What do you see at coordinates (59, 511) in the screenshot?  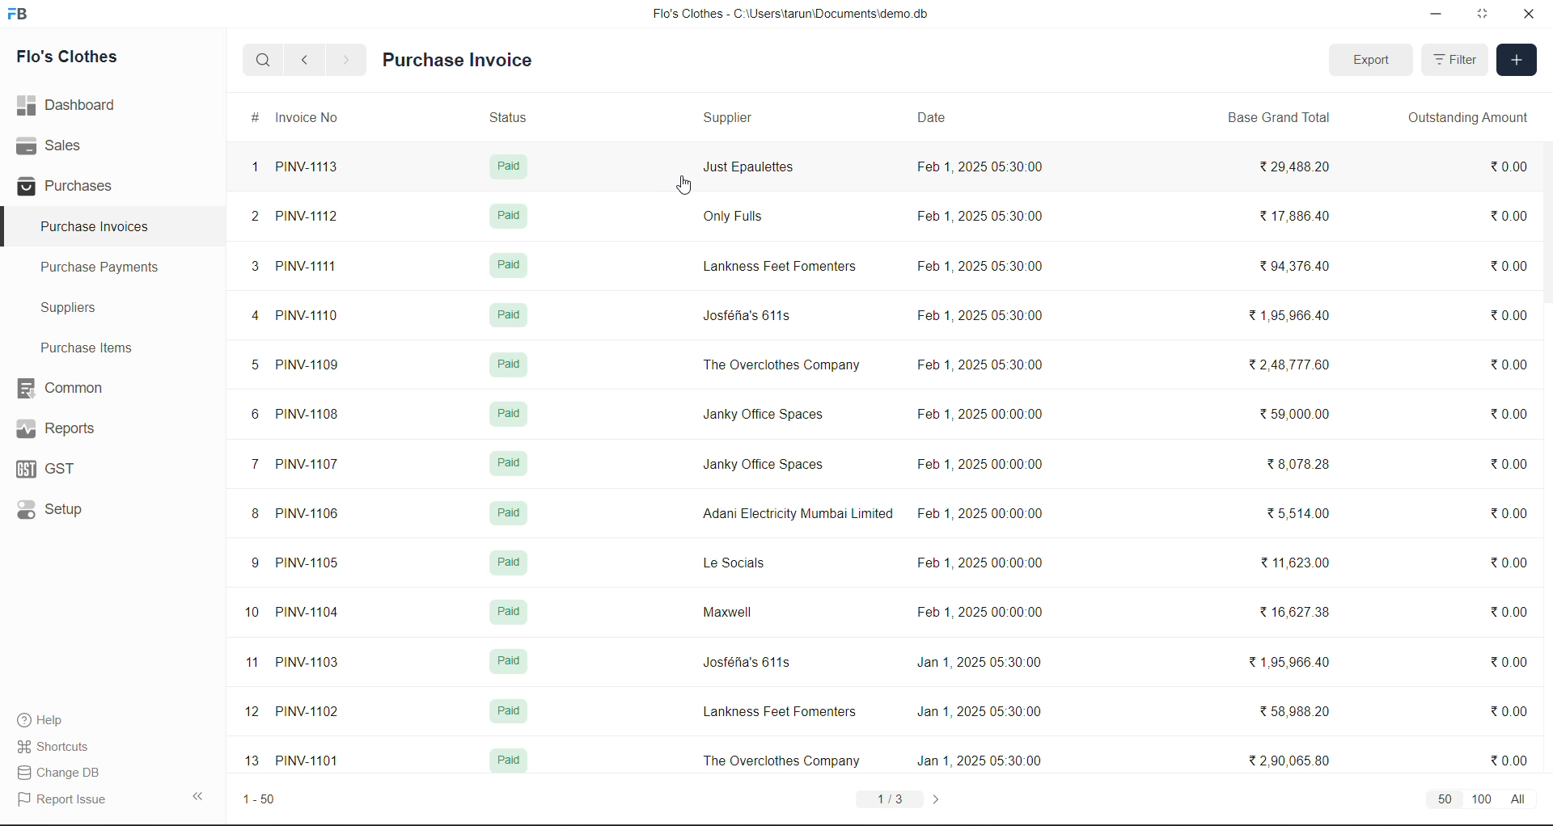 I see `Setup` at bounding box center [59, 511].